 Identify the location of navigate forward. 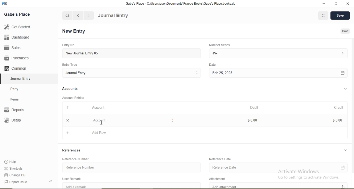
(89, 15).